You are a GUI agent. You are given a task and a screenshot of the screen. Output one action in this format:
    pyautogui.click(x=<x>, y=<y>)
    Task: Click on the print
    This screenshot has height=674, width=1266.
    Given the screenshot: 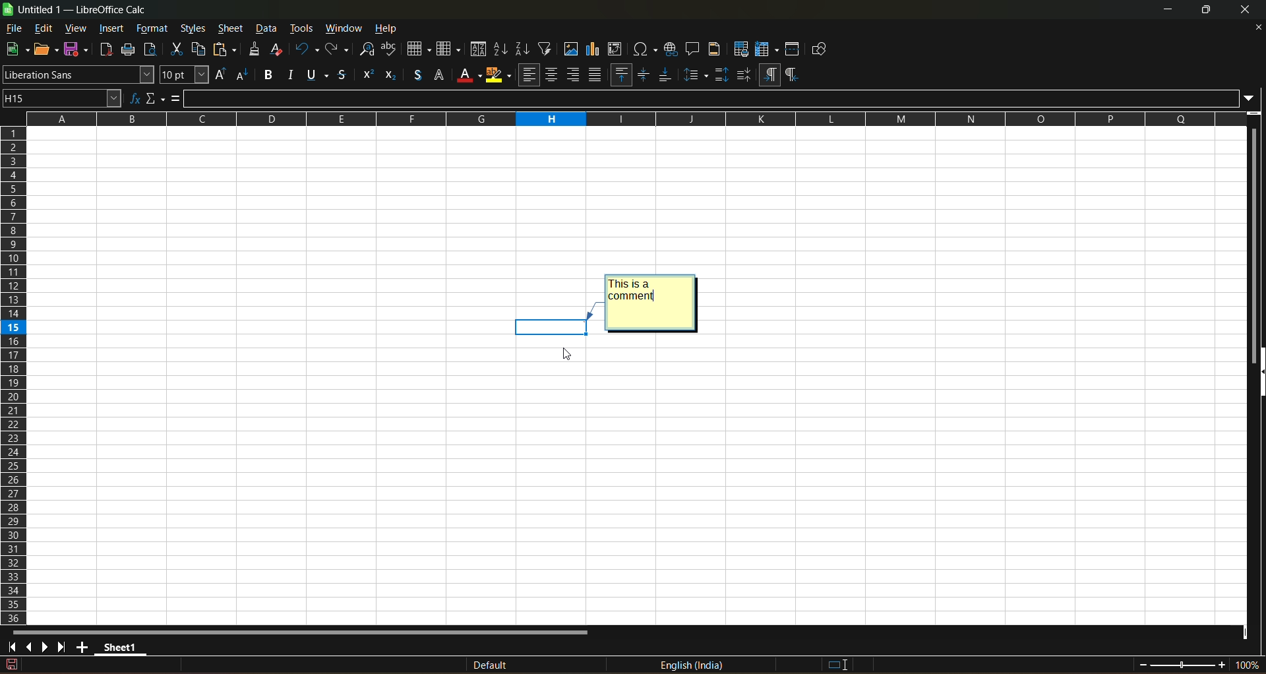 What is the action you would take?
    pyautogui.click(x=129, y=49)
    